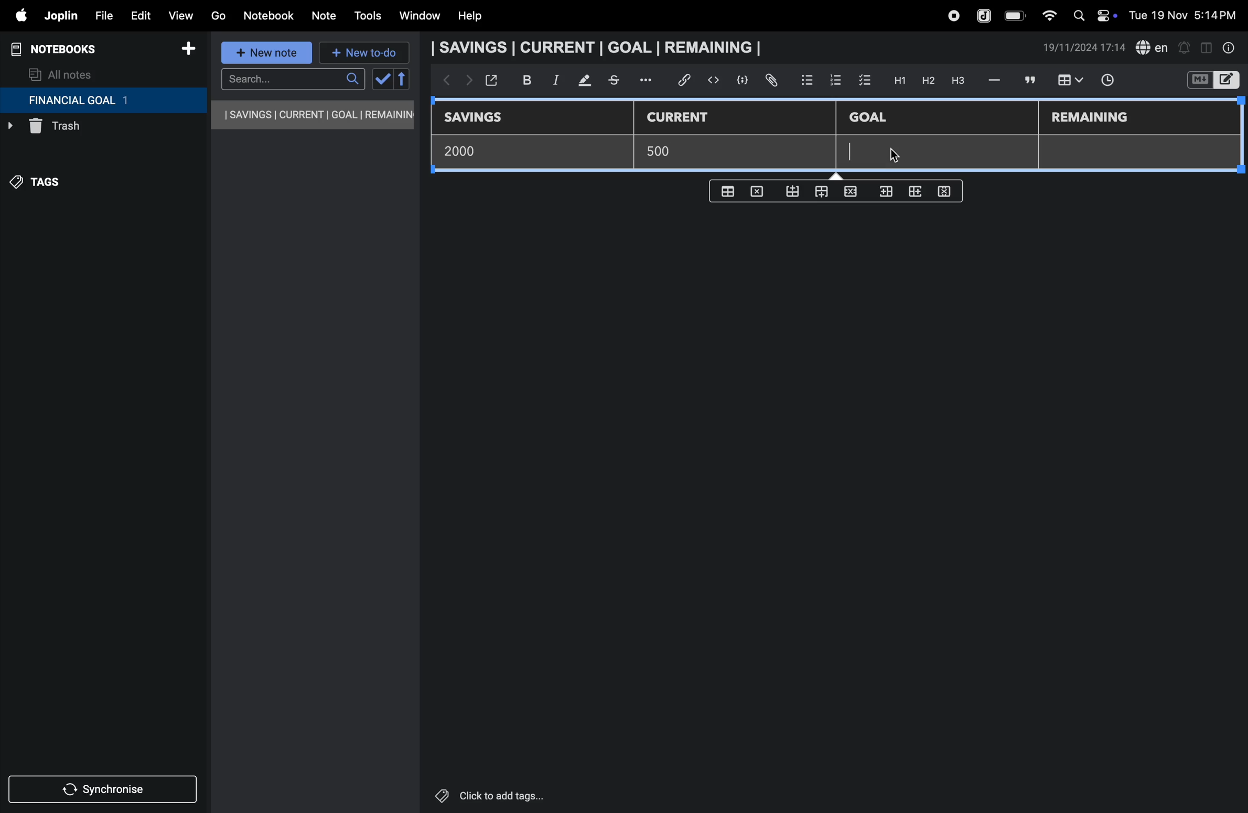 The image size is (1248, 813). What do you see at coordinates (42, 187) in the screenshot?
I see `tags` at bounding box center [42, 187].